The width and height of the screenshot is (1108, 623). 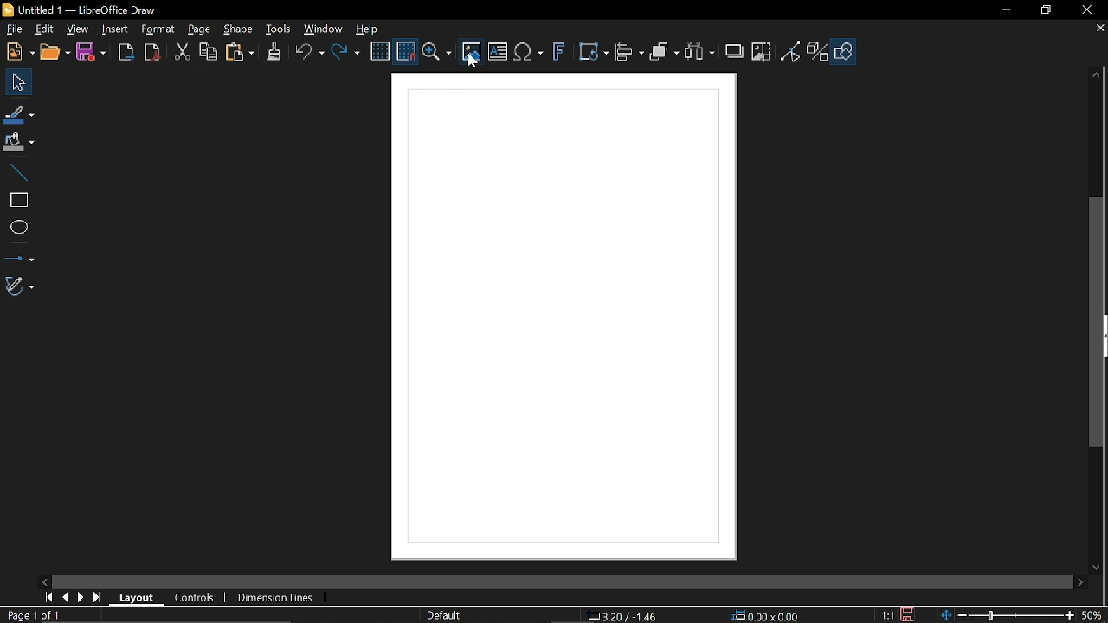 I want to click on Zoom, so click(x=1023, y=615).